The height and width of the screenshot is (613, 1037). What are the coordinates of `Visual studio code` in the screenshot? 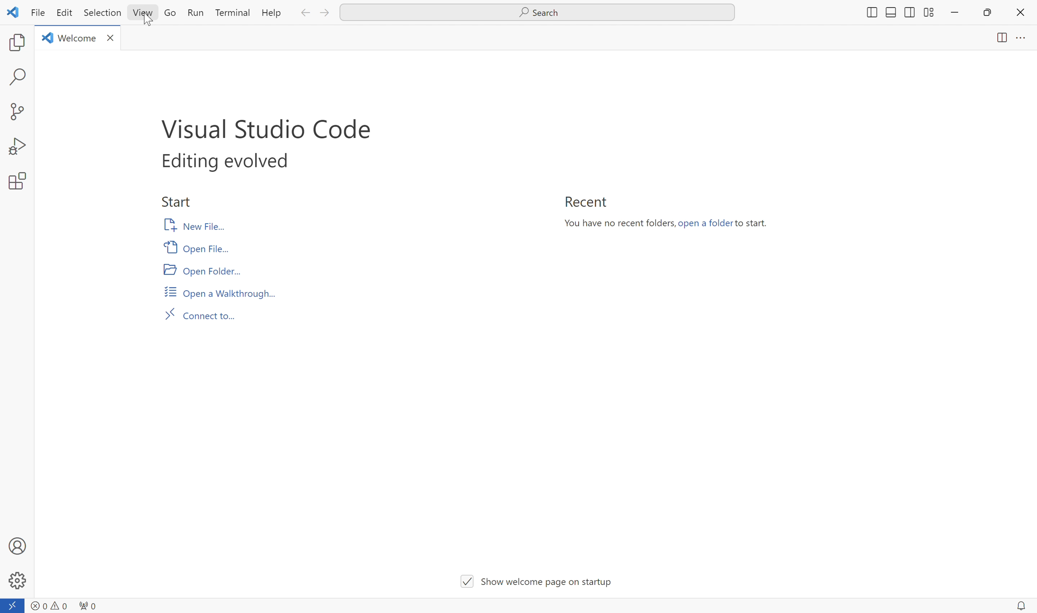 It's located at (272, 130).